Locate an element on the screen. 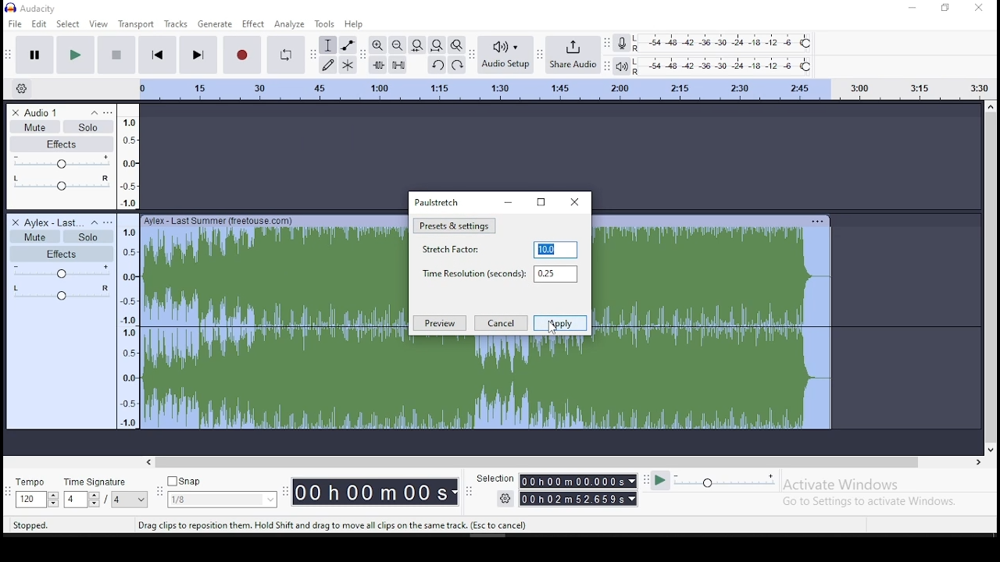 The height and width of the screenshot is (562, 1000). snap is located at coordinates (223, 493).